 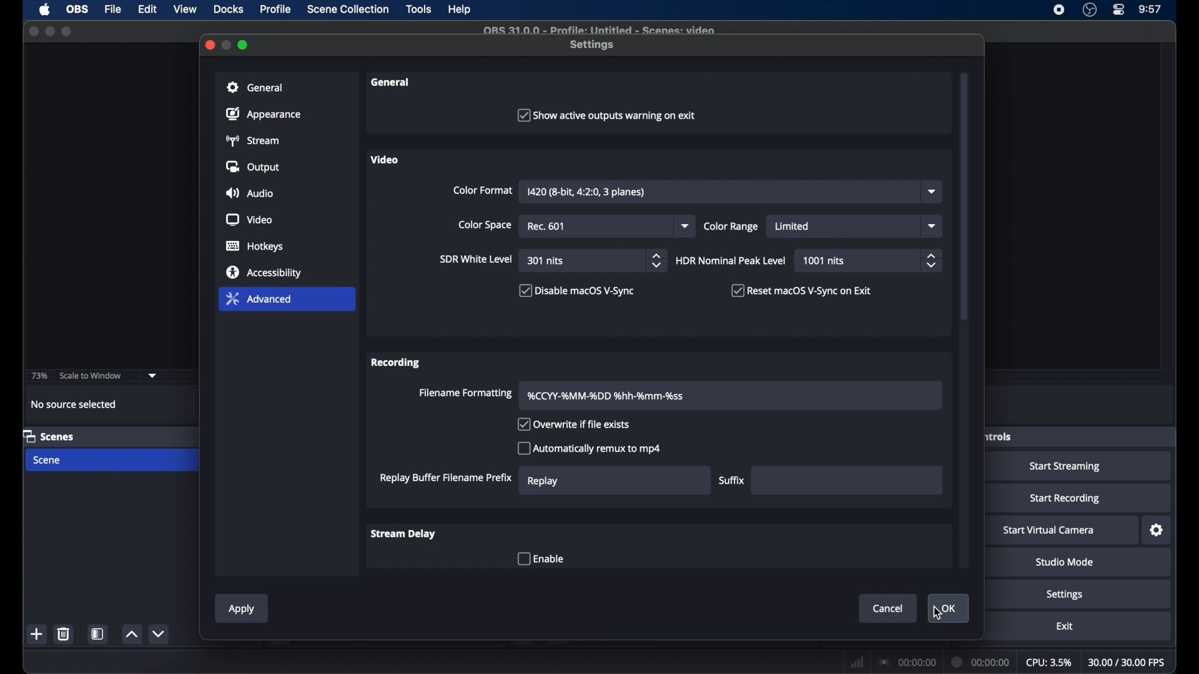 What do you see at coordinates (938, 612) in the screenshot?
I see `cursor` at bounding box center [938, 612].